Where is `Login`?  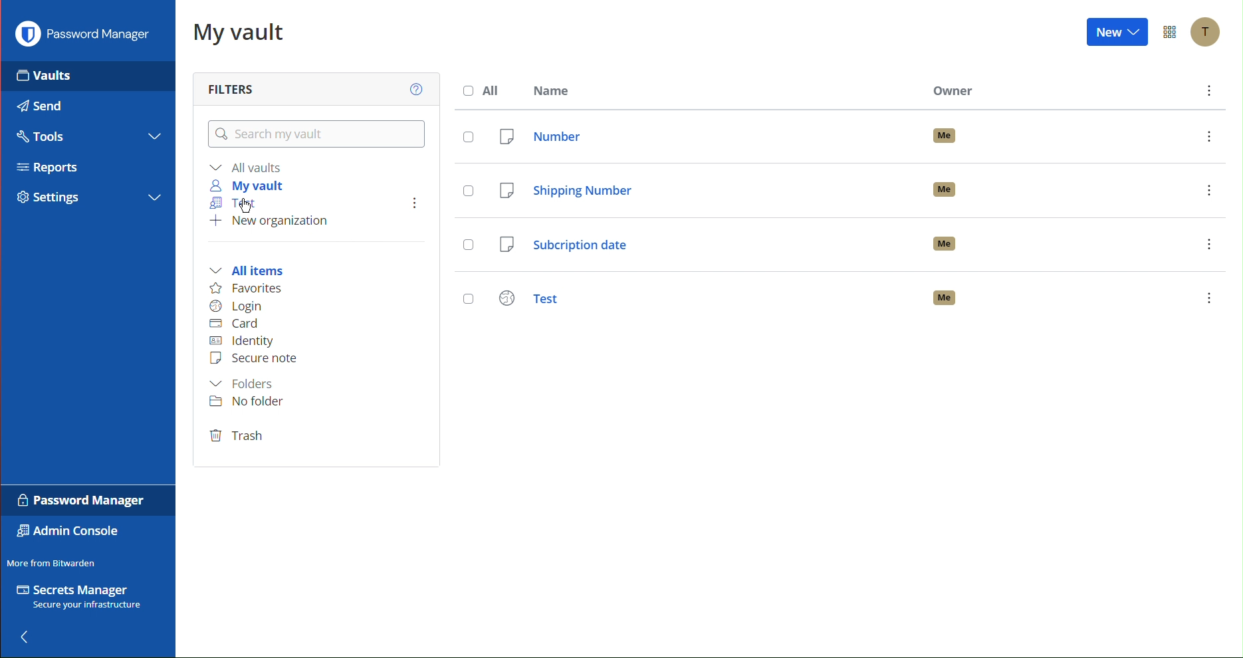
Login is located at coordinates (238, 306).